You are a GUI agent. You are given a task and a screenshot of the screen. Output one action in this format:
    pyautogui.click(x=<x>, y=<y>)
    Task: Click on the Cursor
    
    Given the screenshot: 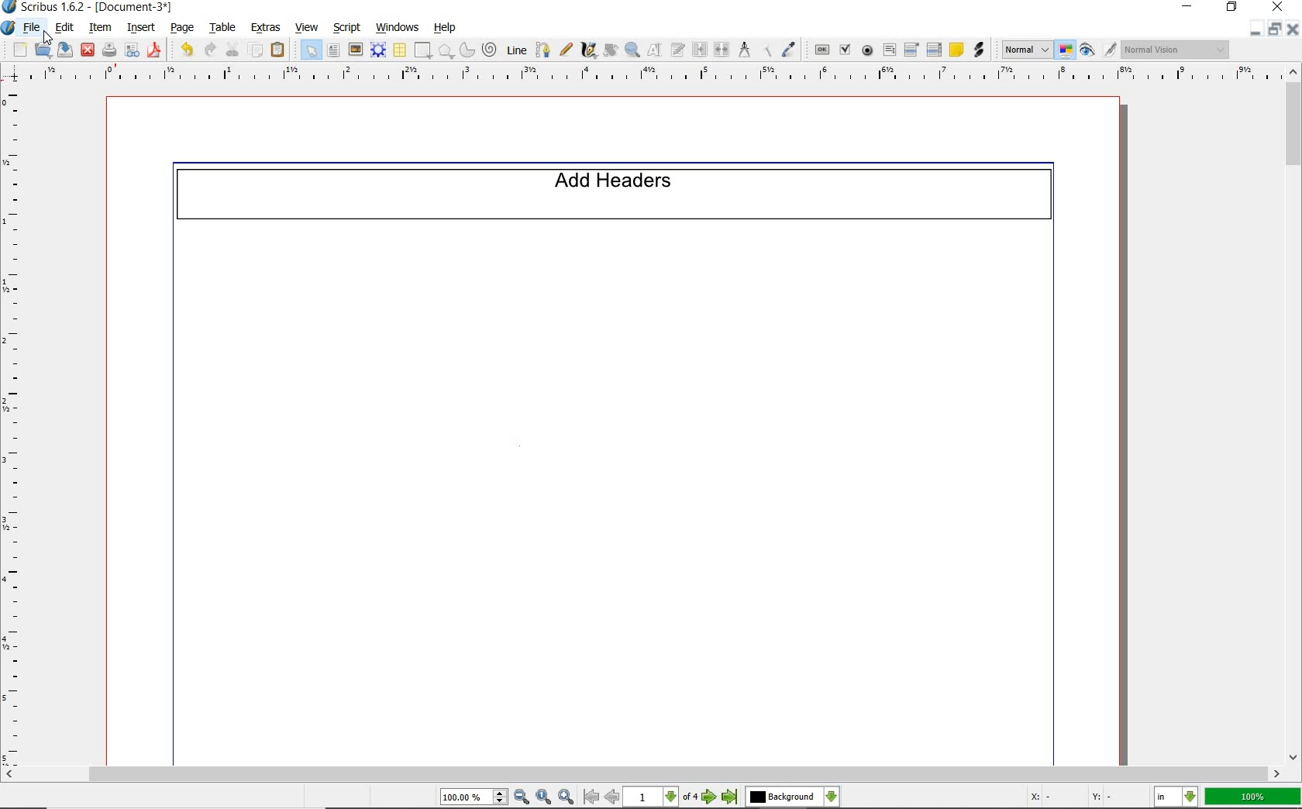 What is the action you would take?
    pyautogui.click(x=48, y=37)
    